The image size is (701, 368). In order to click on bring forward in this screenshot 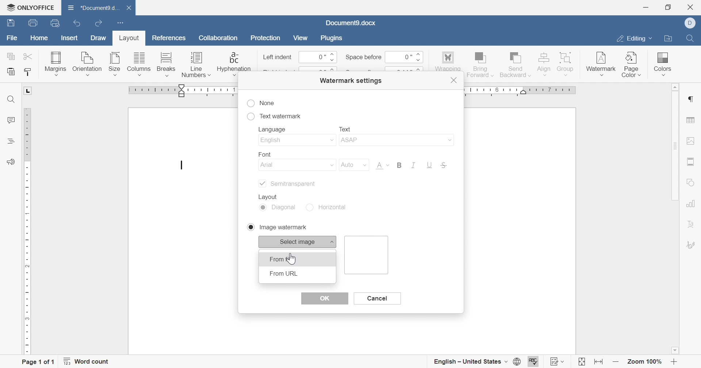, I will do `click(479, 64)`.